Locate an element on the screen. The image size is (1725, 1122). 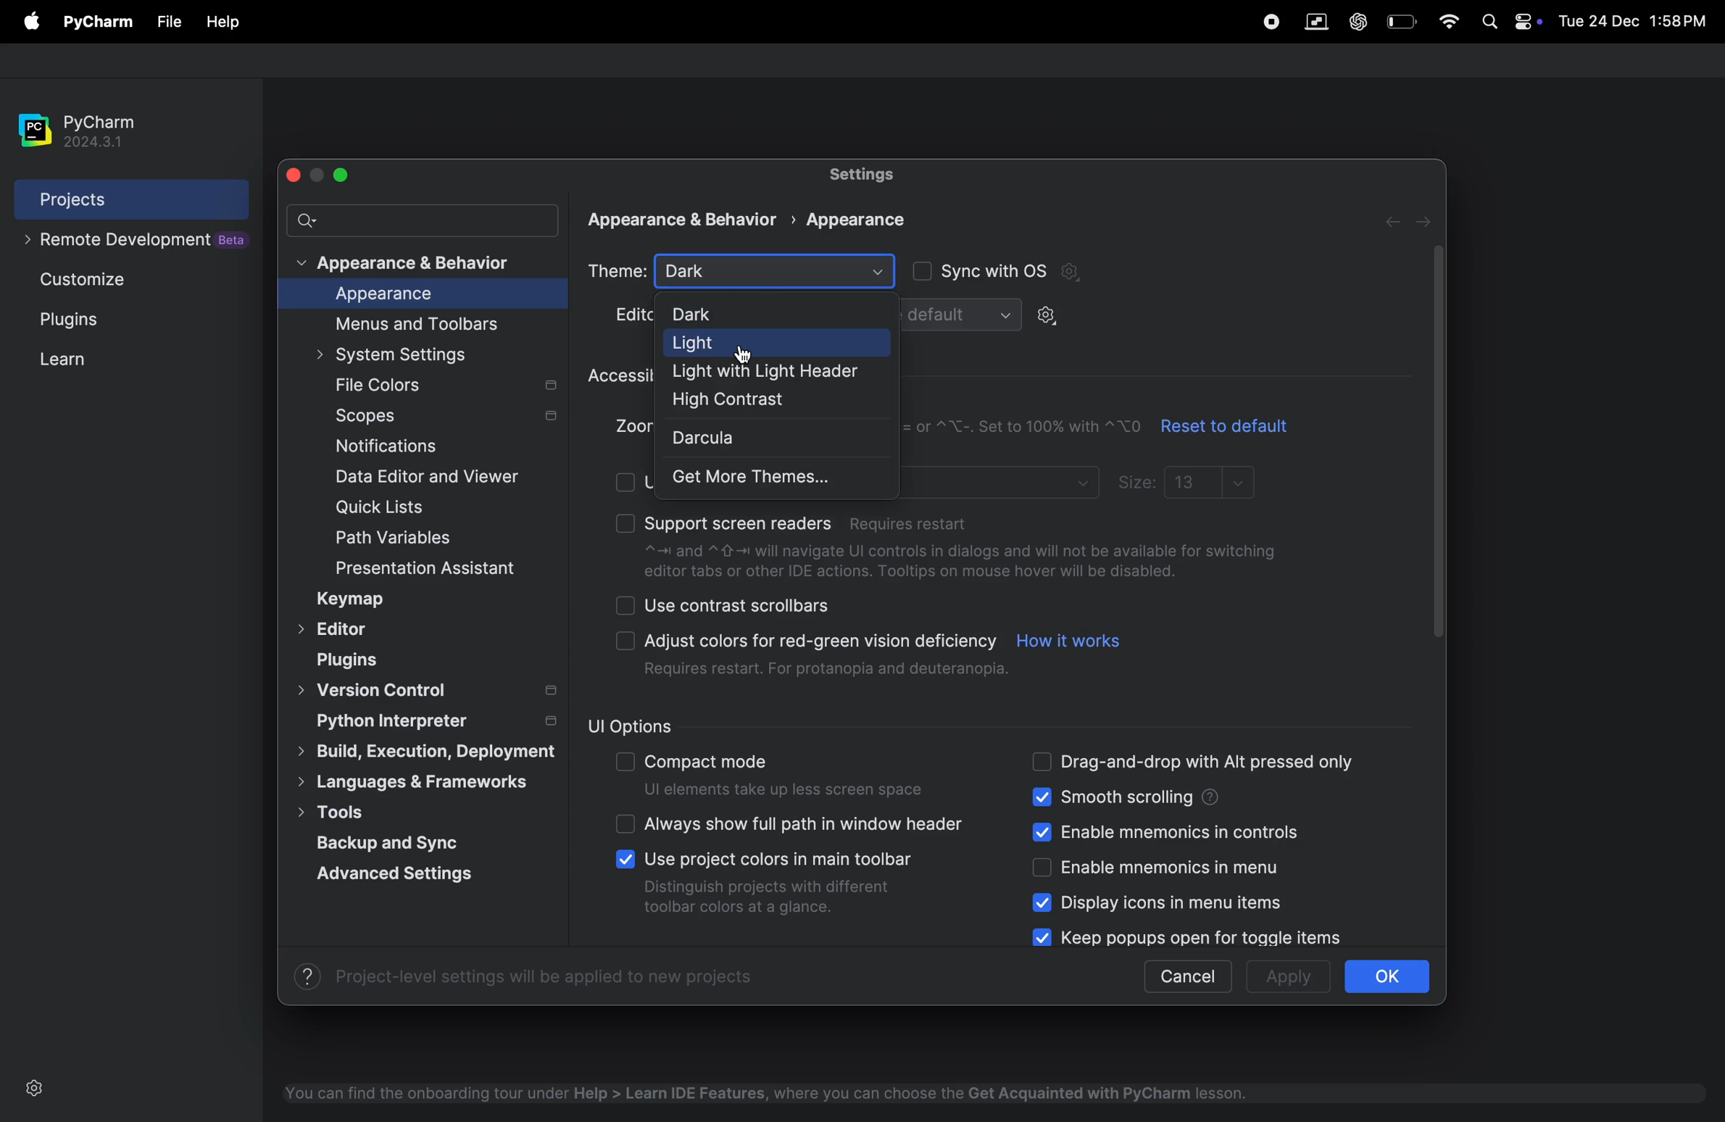
battery is located at coordinates (1401, 21).